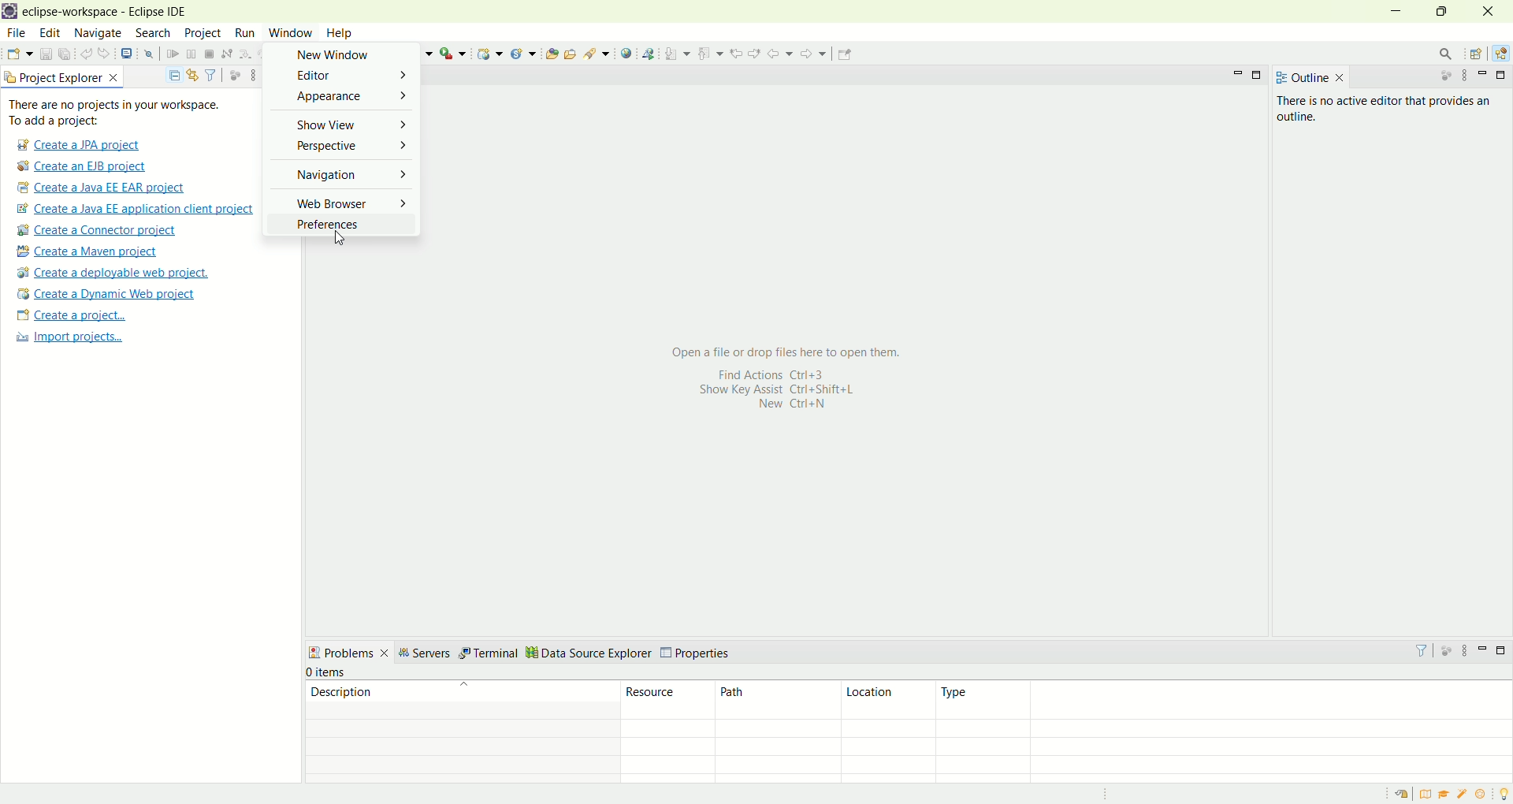  Describe the element at coordinates (245, 52) in the screenshot. I see `step into` at that location.